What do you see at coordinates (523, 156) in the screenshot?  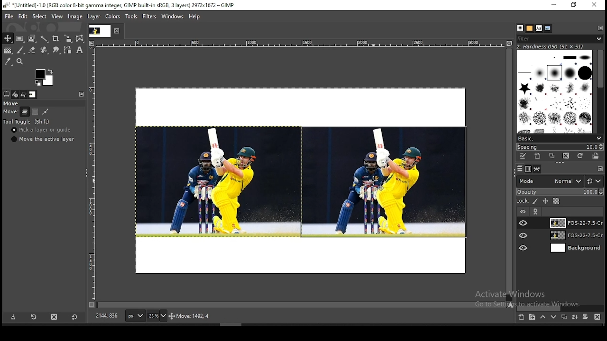 I see `edit this brush` at bounding box center [523, 156].